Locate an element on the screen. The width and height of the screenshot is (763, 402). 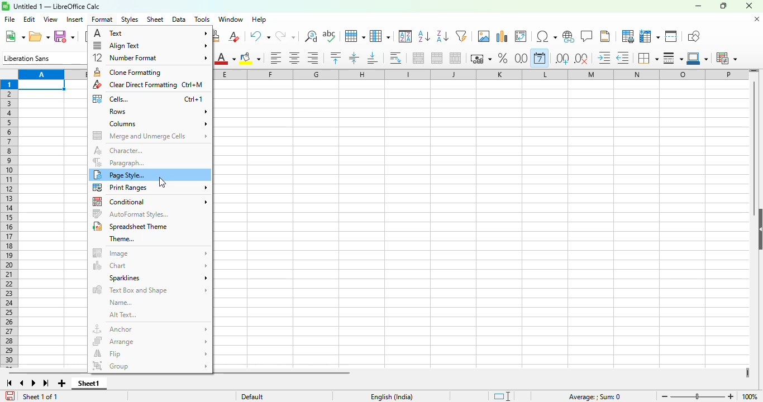
wrap text is located at coordinates (395, 58).